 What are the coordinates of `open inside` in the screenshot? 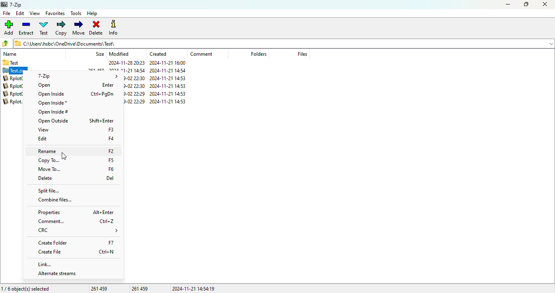 It's located at (50, 94).